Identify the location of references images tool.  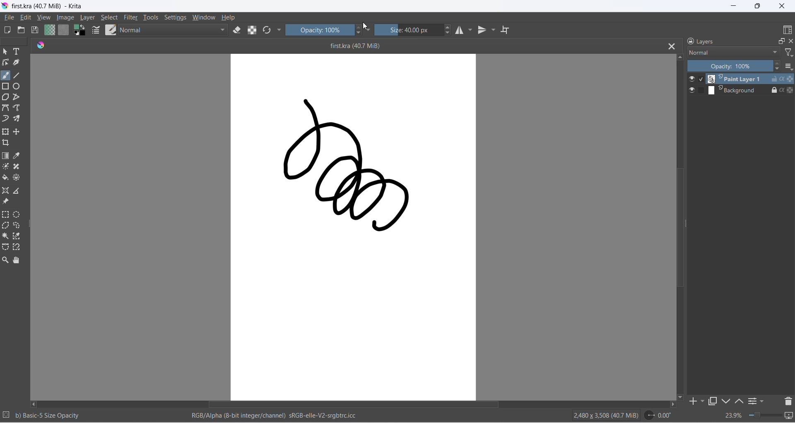
(6, 201).